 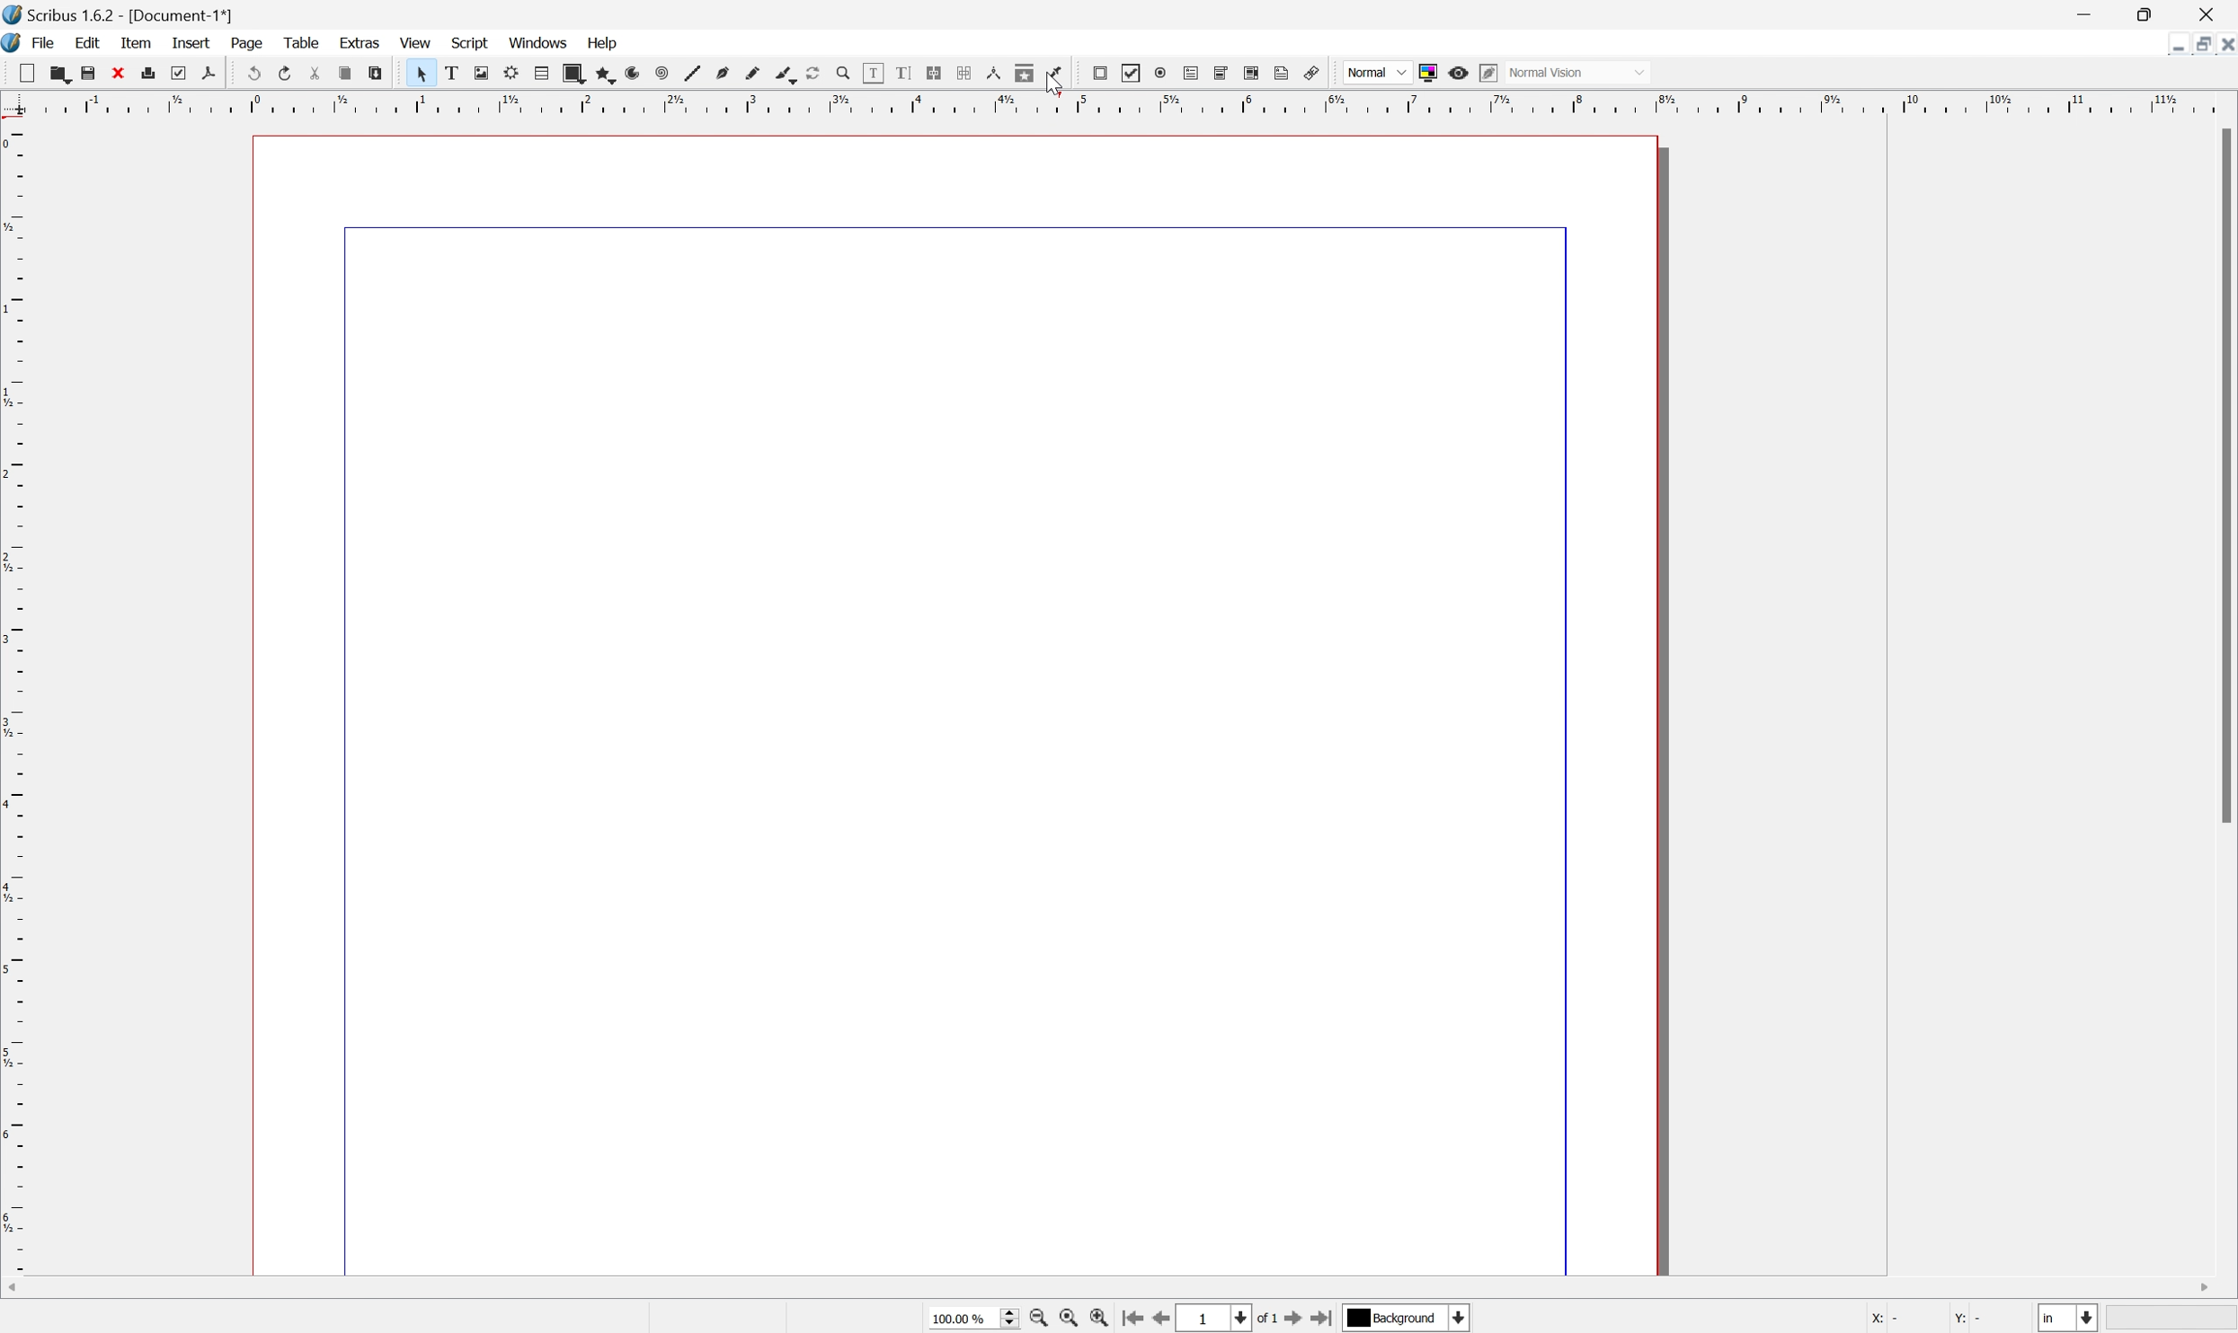 What do you see at coordinates (2175, 51) in the screenshot?
I see `Minimize` at bounding box center [2175, 51].